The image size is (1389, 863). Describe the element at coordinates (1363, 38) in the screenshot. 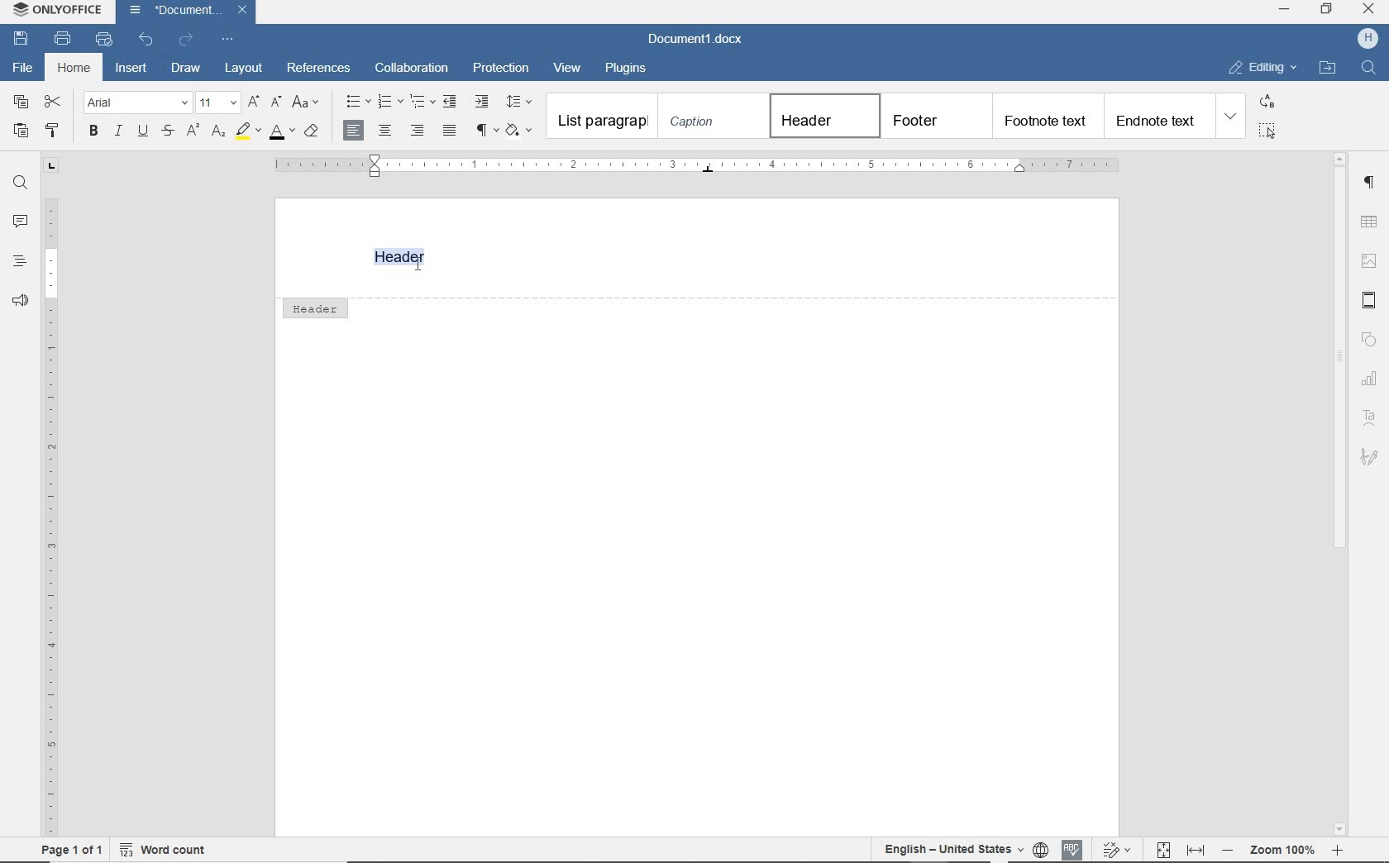

I see `HP` at that location.